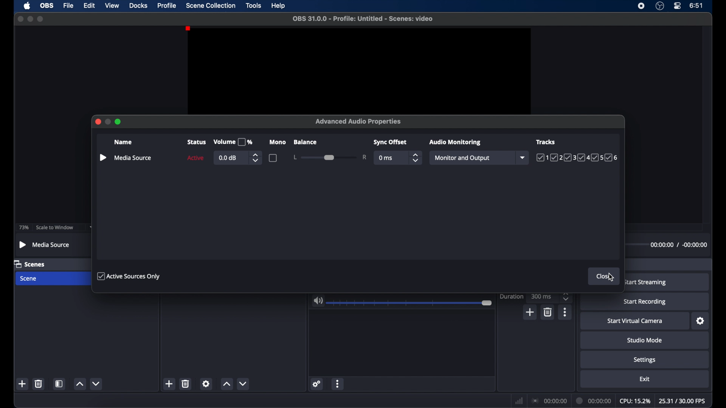 The width and height of the screenshot is (726, 408). I want to click on obs, so click(48, 6).